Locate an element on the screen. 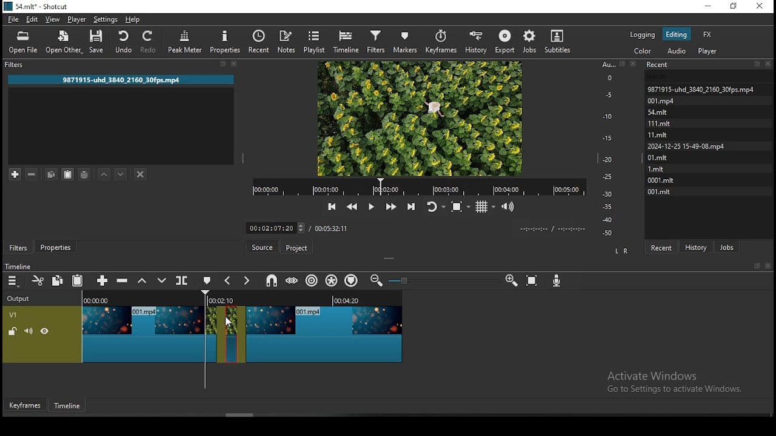 This screenshot has width=776, height=436. history is located at coordinates (477, 42).